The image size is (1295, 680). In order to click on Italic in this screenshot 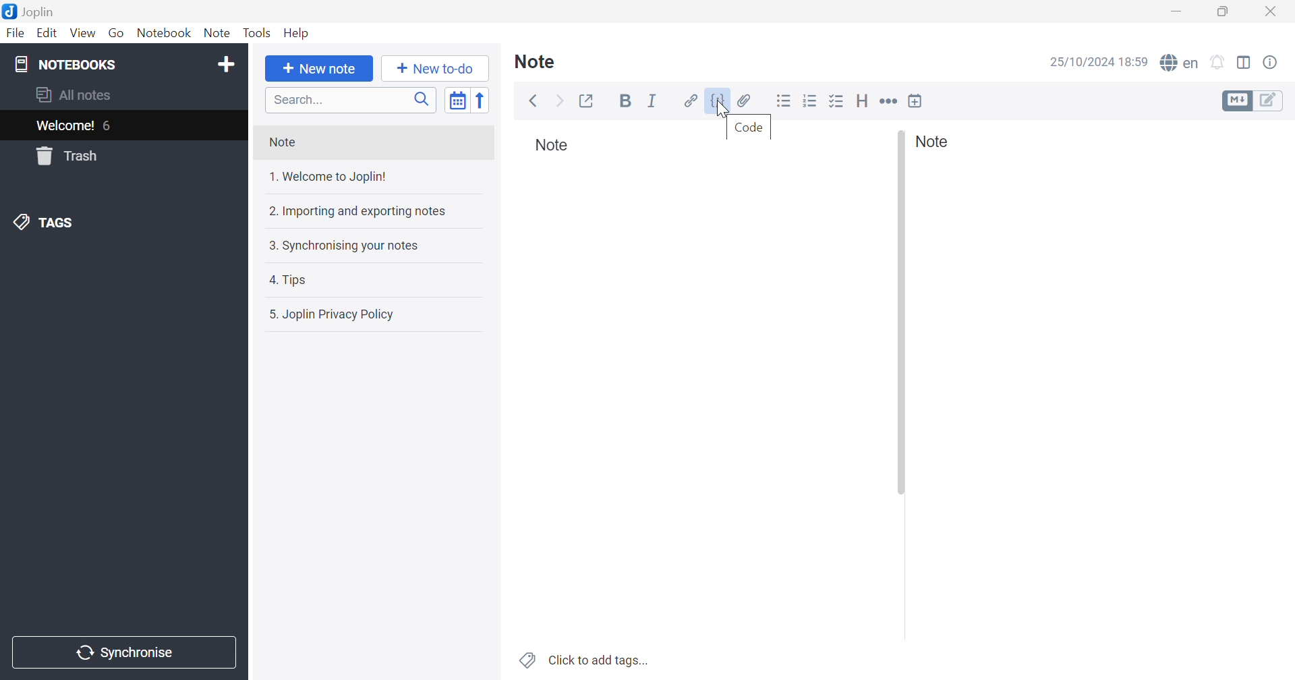, I will do `click(654, 101)`.